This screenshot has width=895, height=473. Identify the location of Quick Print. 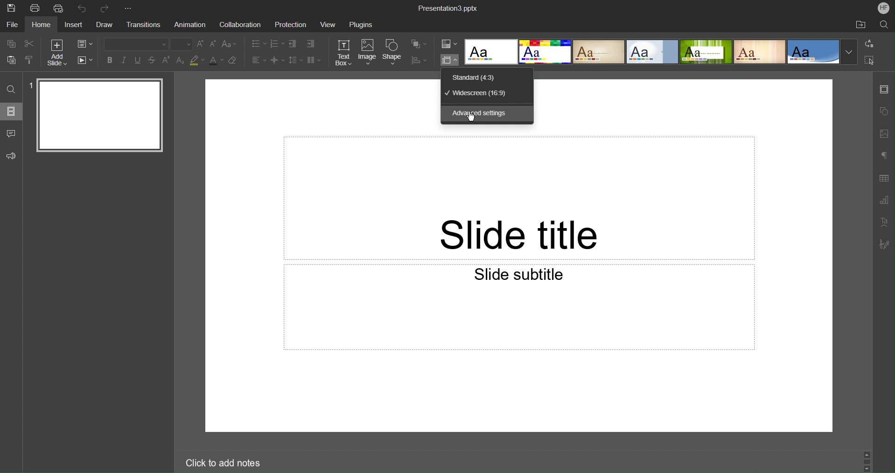
(59, 9).